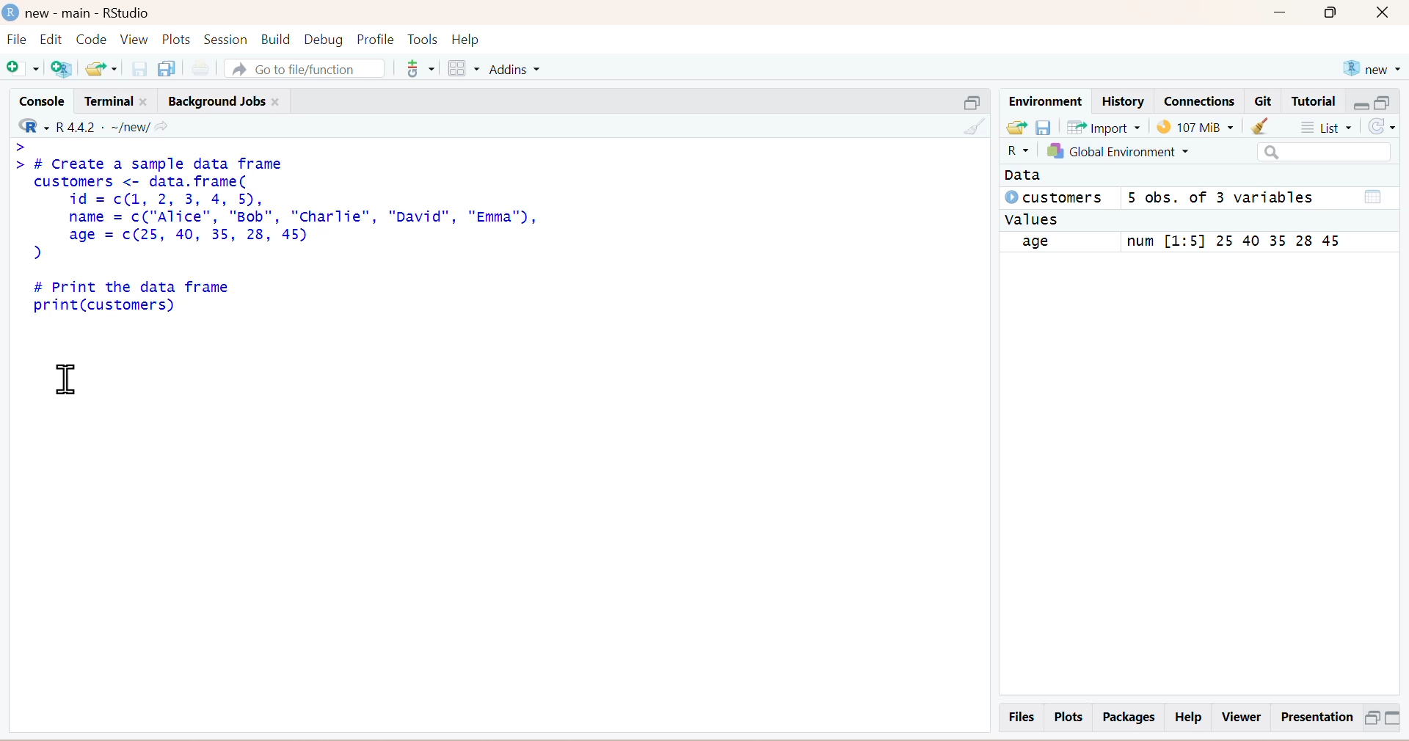 Image resolution: width=1409 pixels, height=741 pixels. What do you see at coordinates (462, 66) in the screenshot?
I see `workspaces pane` at bounding box center [462, 66].